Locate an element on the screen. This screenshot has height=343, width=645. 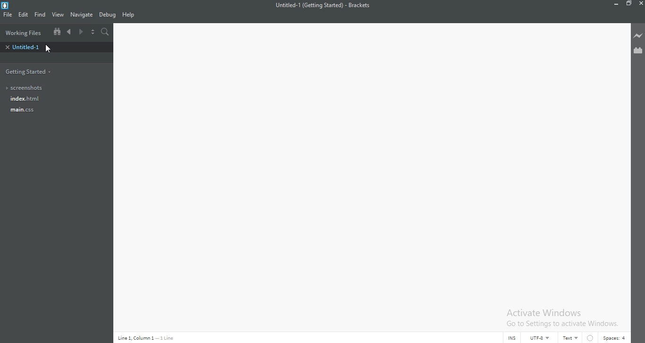
file Name is located at coordinates (306, 6).